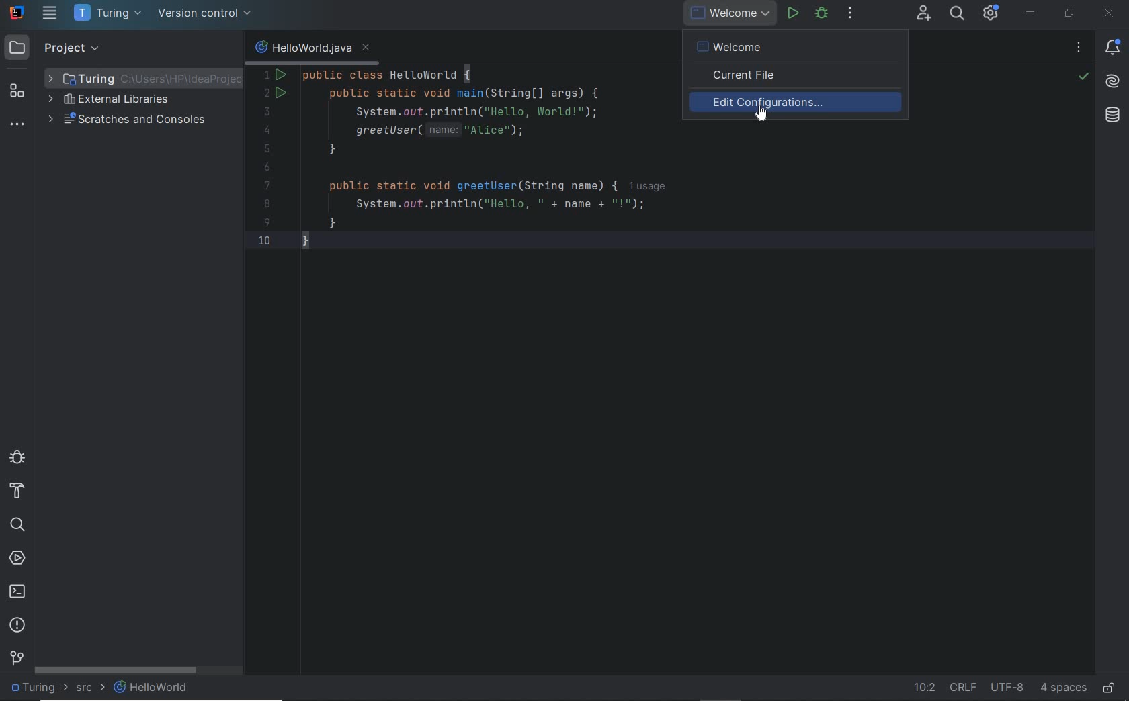 The width and height of the screenshot is (1129, 701). What do you see at coordinates (728, 14) in the screenshot?
I see `current file: run/debug configurations` at bounding box center [728, 14].